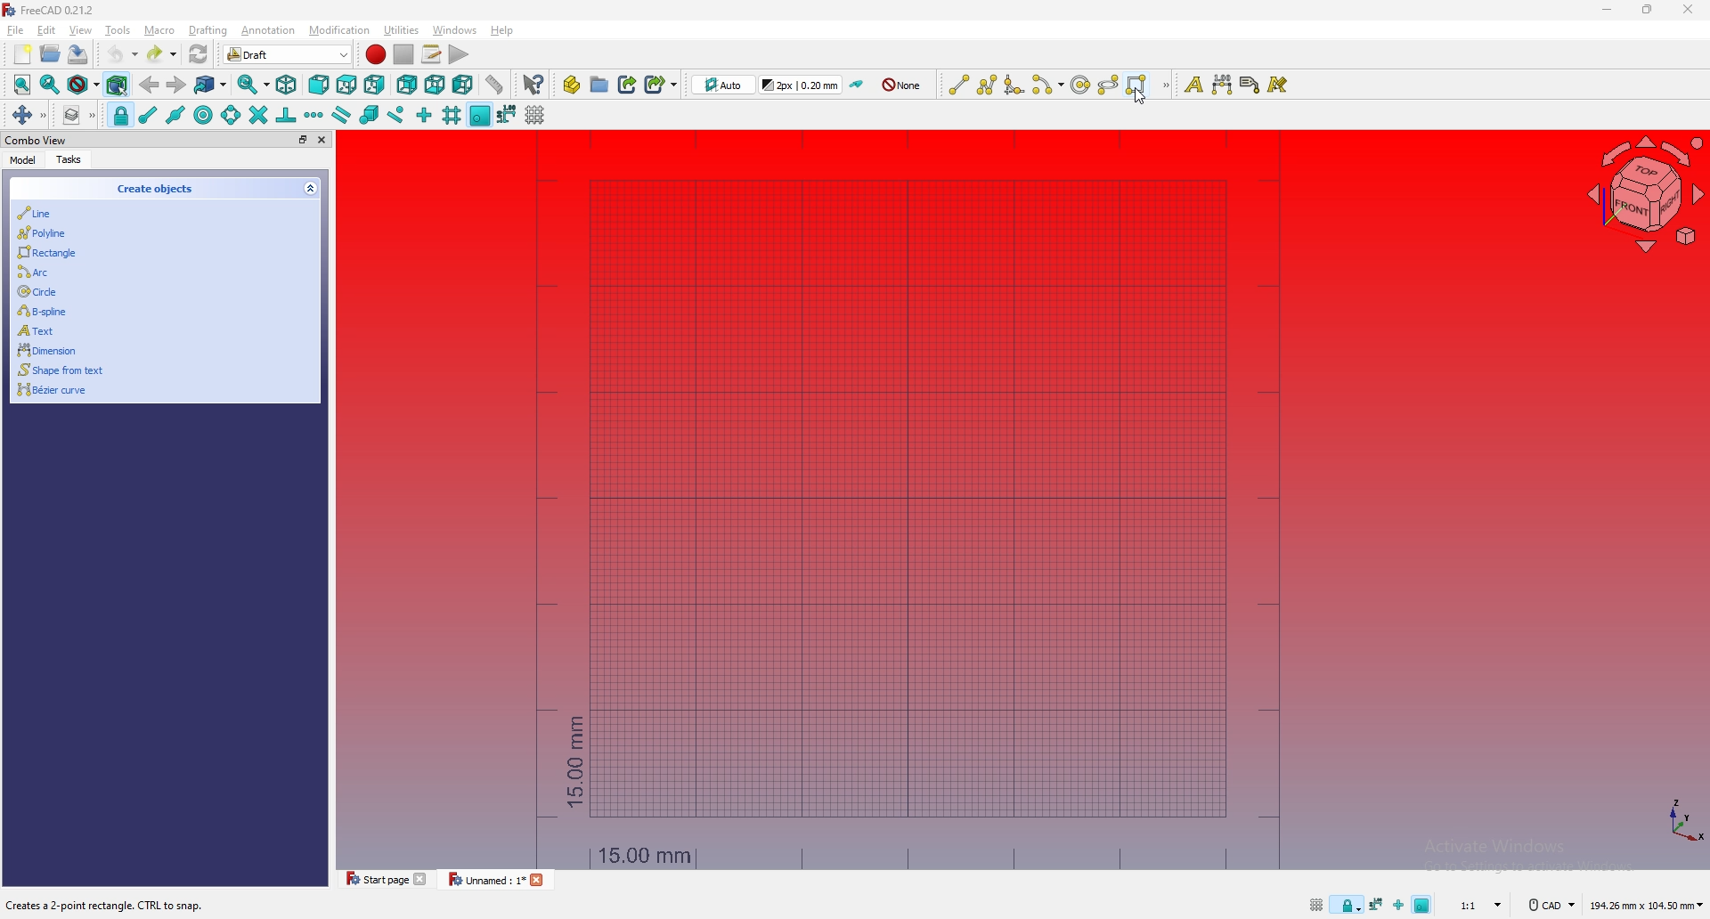  What do you see at coordinates (28, 116) in the screenshot?
I see `move` at bounding box center [28, 116].